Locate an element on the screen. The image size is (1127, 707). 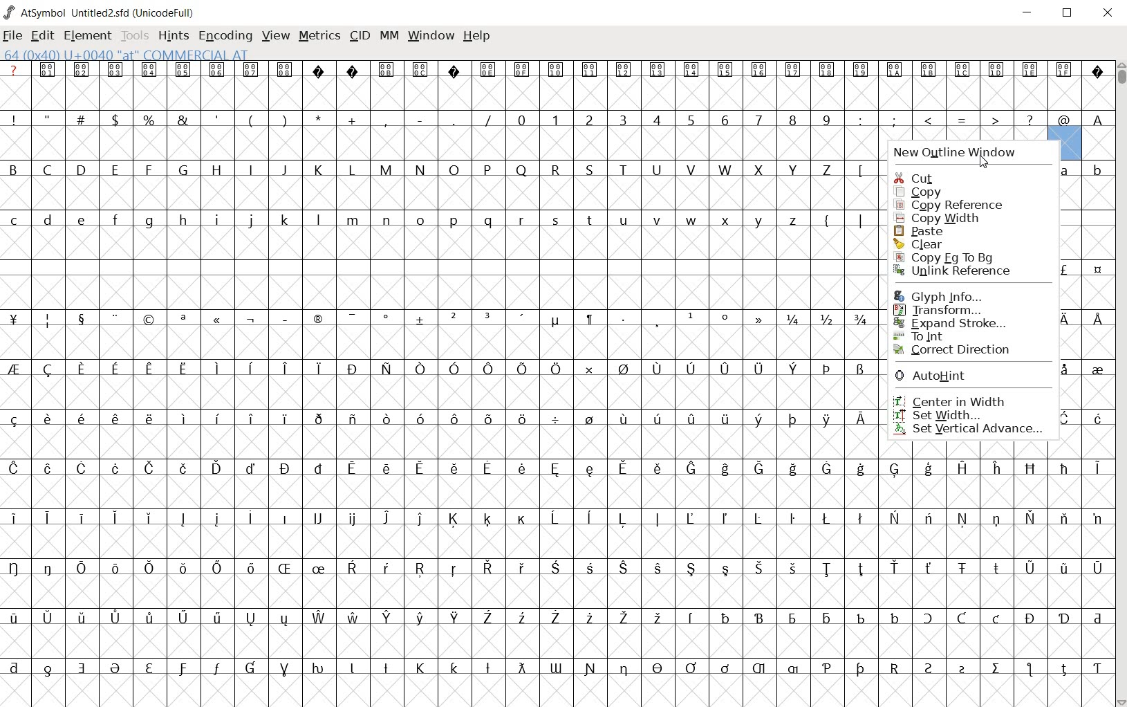
CLEAR is located at coordinates (920, 246).